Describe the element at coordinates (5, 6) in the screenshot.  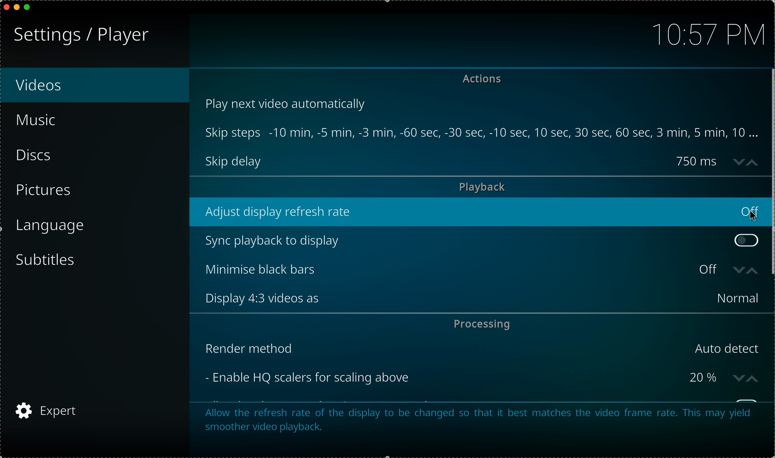
I see `close ` at that location.